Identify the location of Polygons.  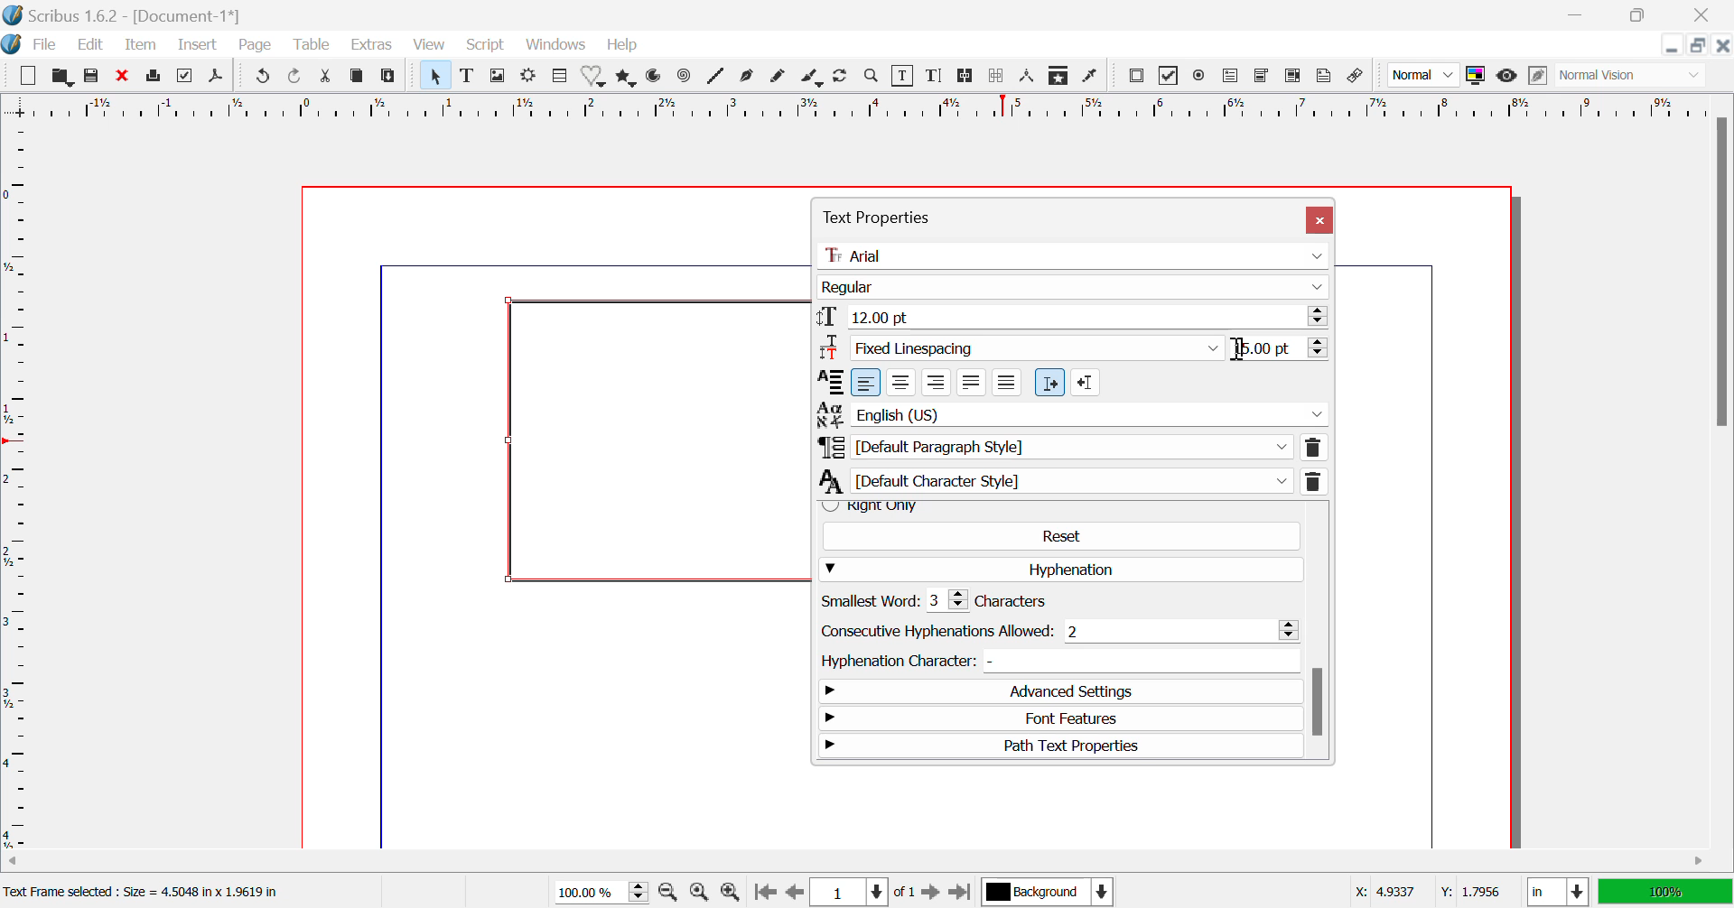
(625, 79).